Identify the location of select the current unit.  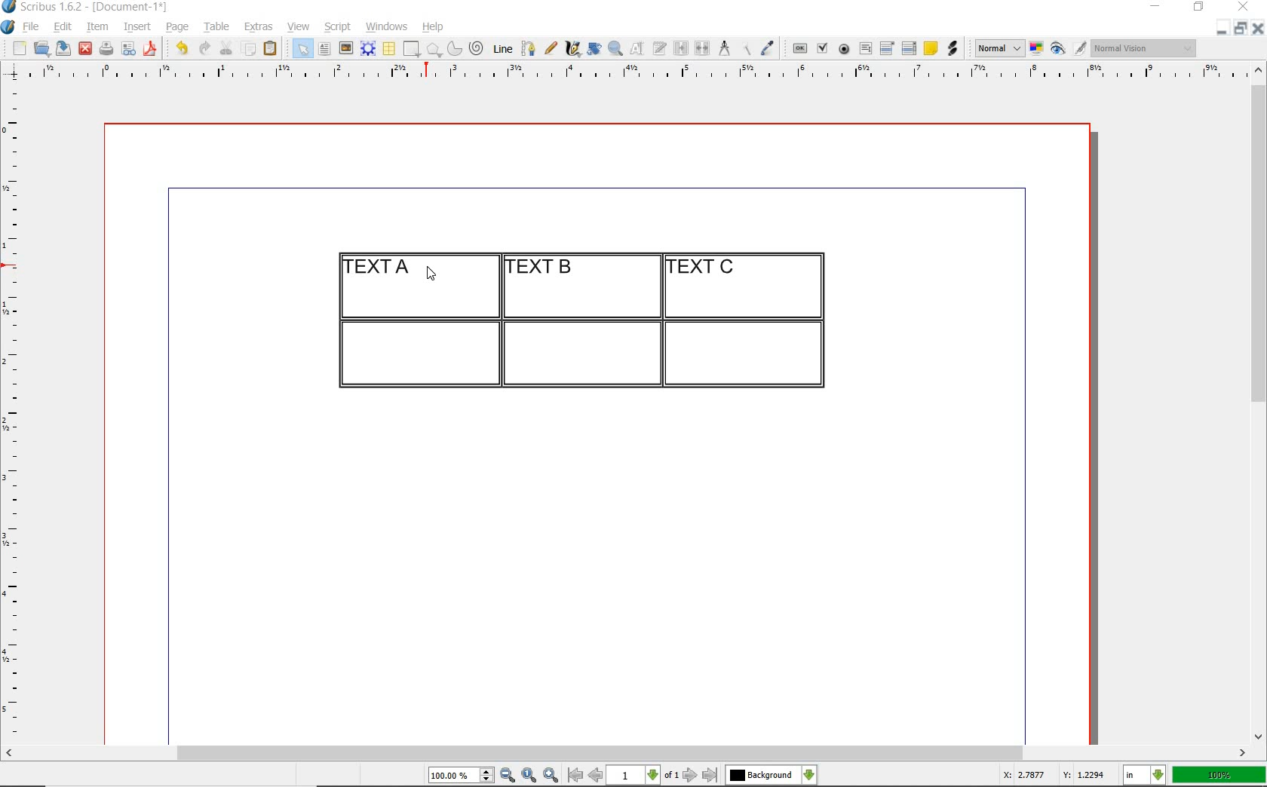
(1145, 776).